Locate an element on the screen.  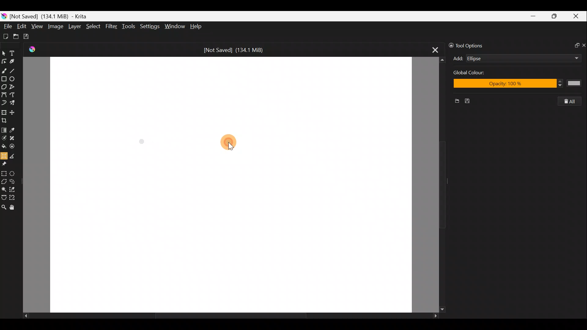
New is located at coordinates (455, 102).